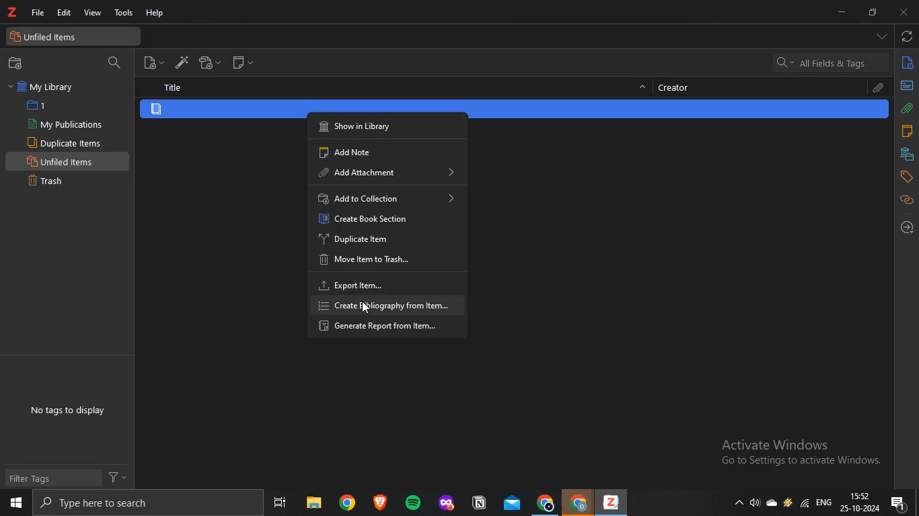 Image resolution: width=919 pixels, height=516 pixels. I want to click on date, so click(860, 509).